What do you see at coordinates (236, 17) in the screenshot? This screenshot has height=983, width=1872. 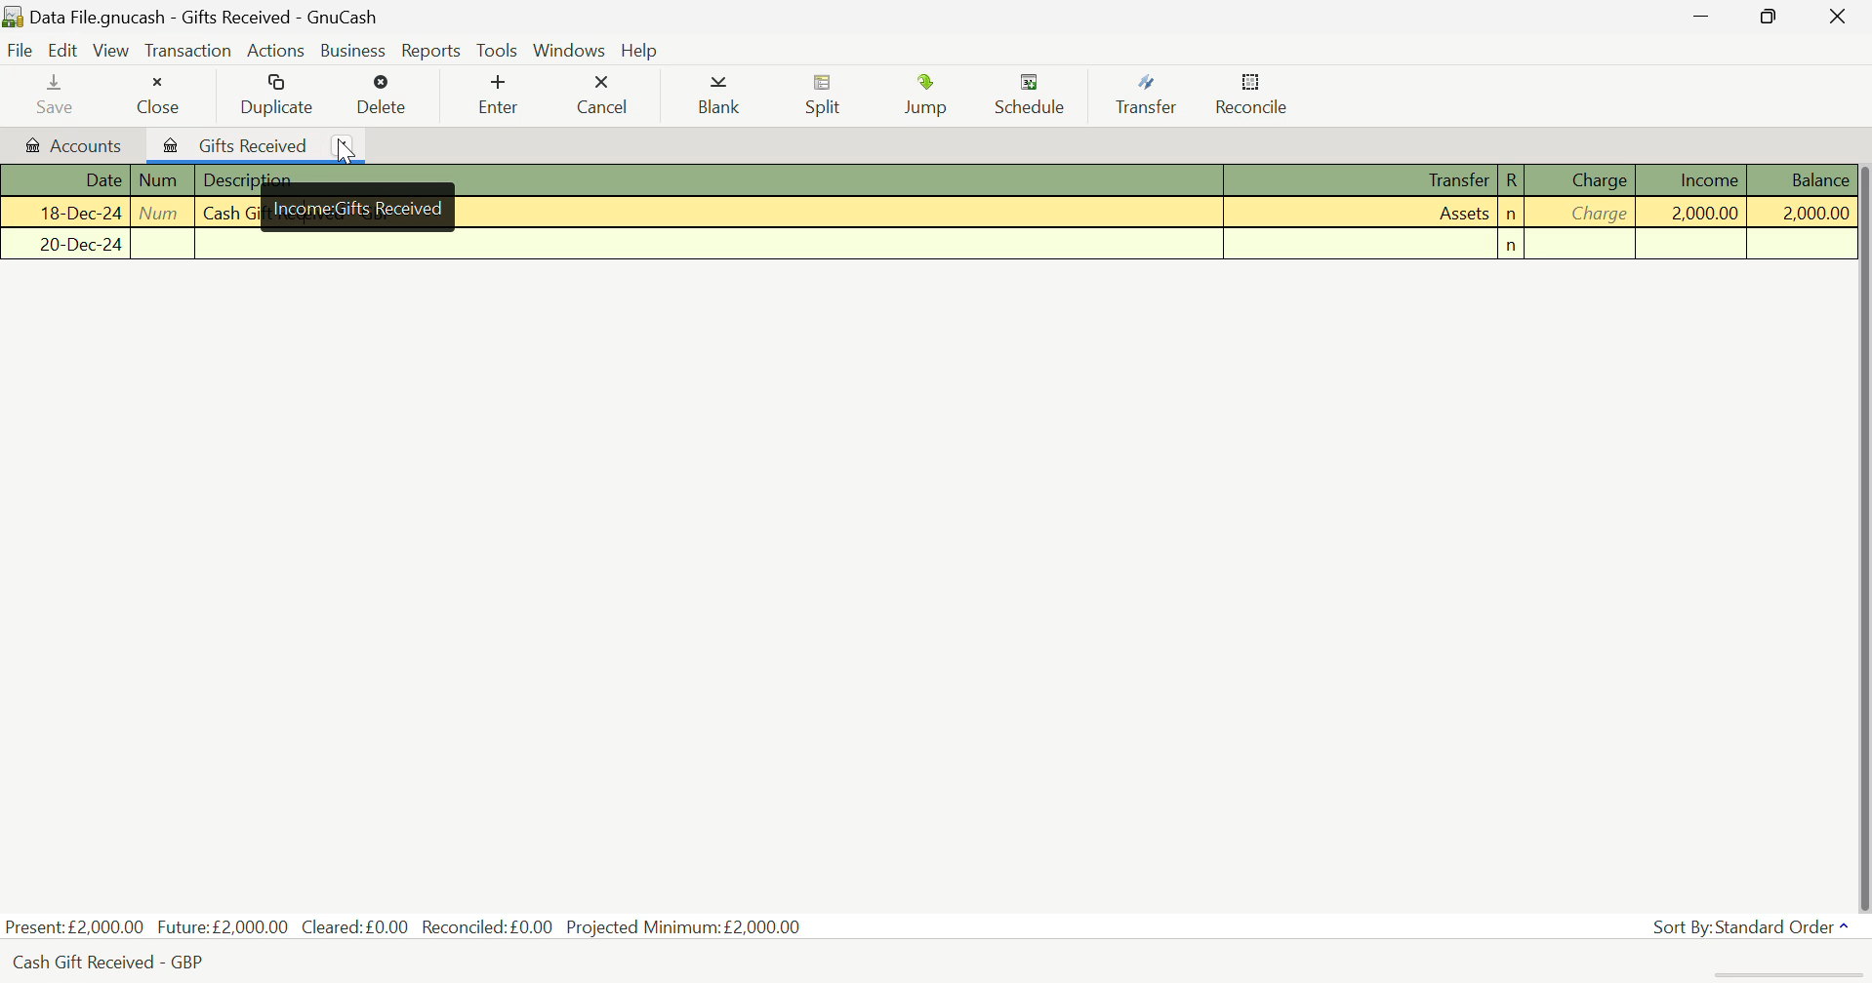 I see `Data File.gnucash - Gifts Received - GnuCash` at bounding box center [236, 17].